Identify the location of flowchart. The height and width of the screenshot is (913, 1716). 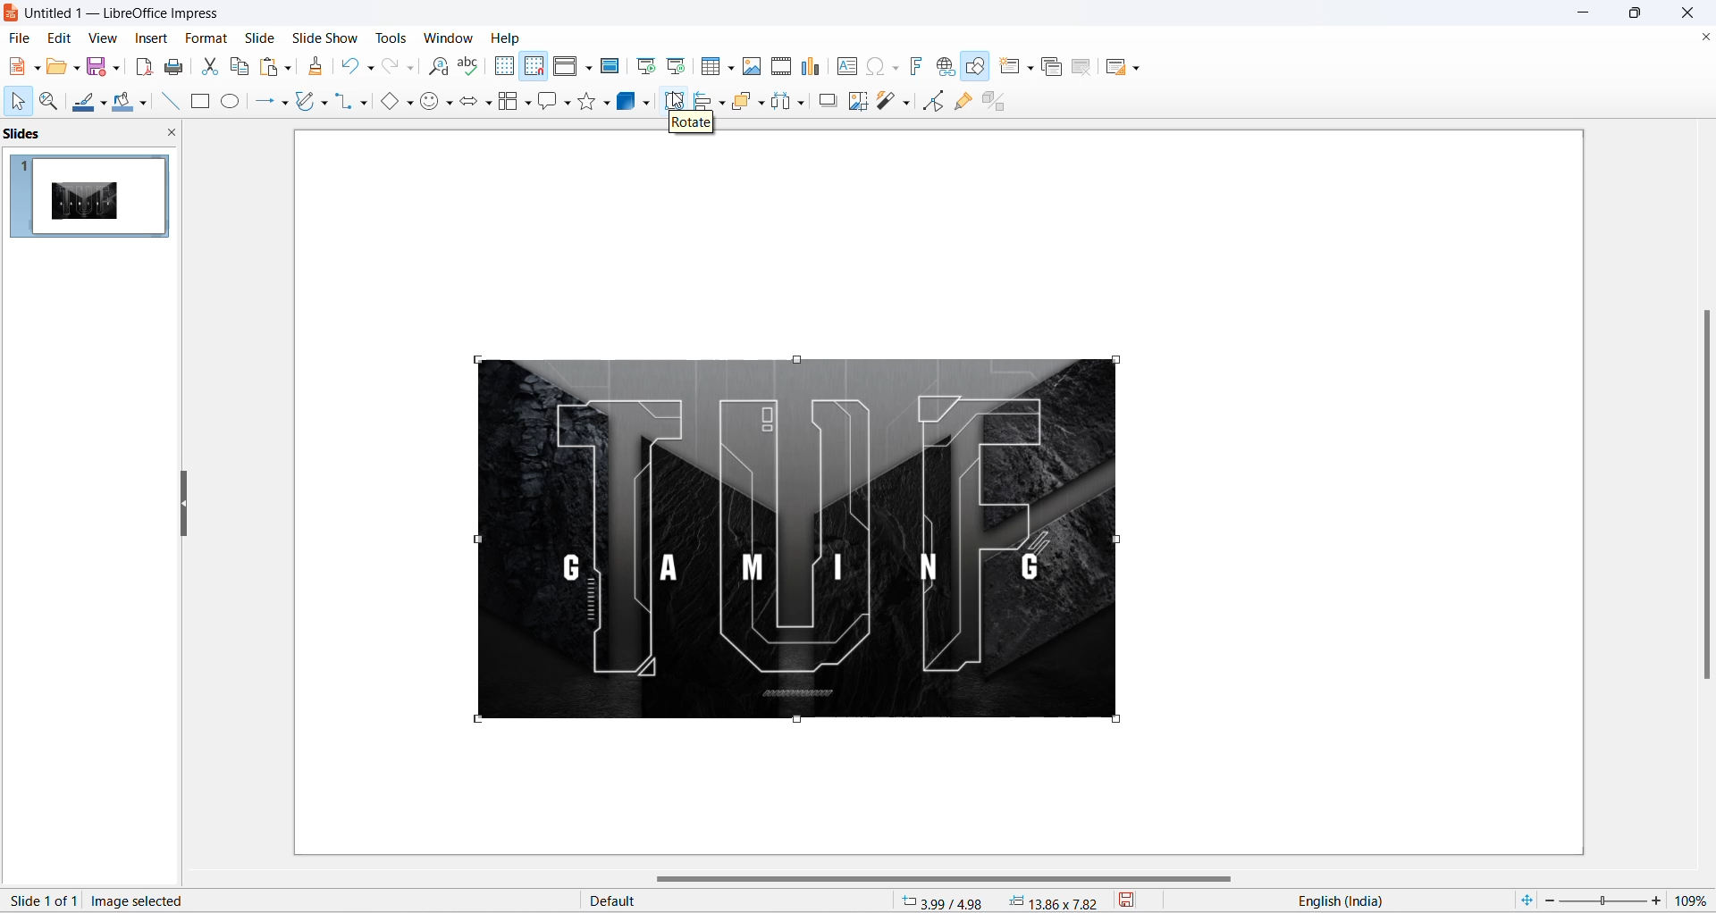
(509, 103).